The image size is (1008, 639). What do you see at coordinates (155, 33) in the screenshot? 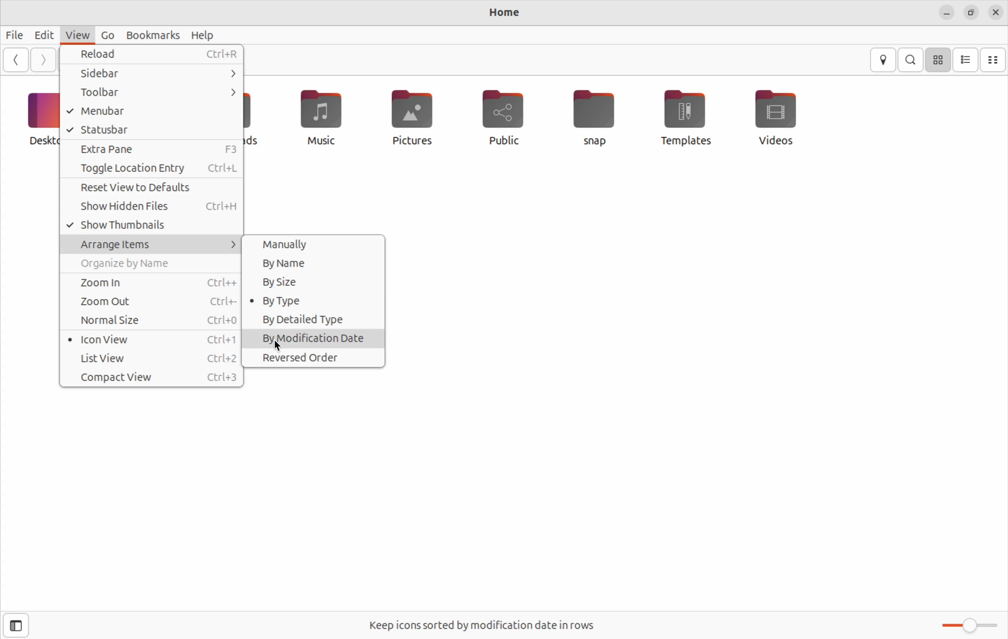
I see `bookmarks` at bounding box center [155, 33].